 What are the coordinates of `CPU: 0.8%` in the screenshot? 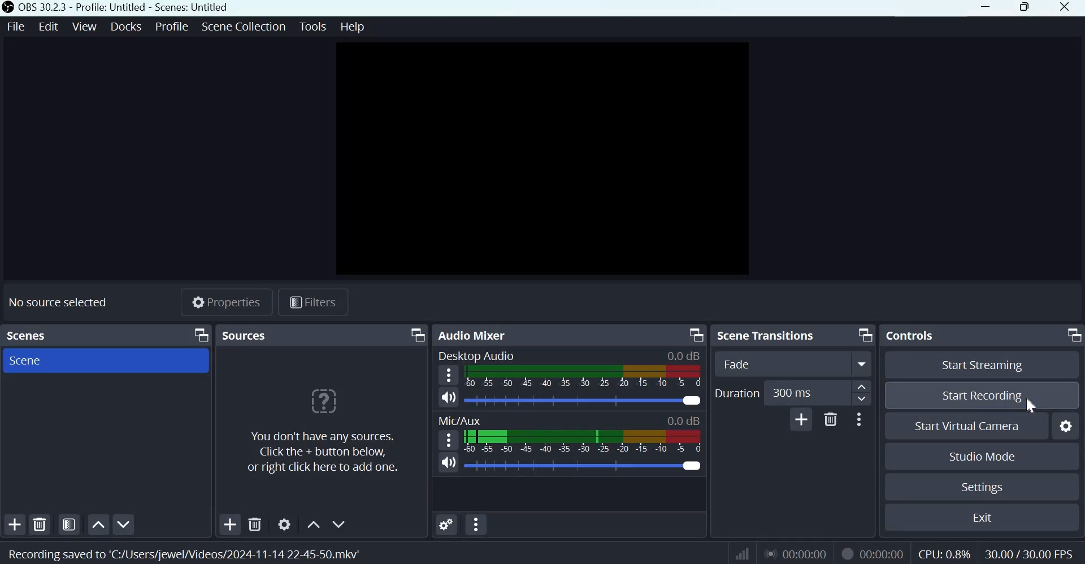 It's located at (945, 553).